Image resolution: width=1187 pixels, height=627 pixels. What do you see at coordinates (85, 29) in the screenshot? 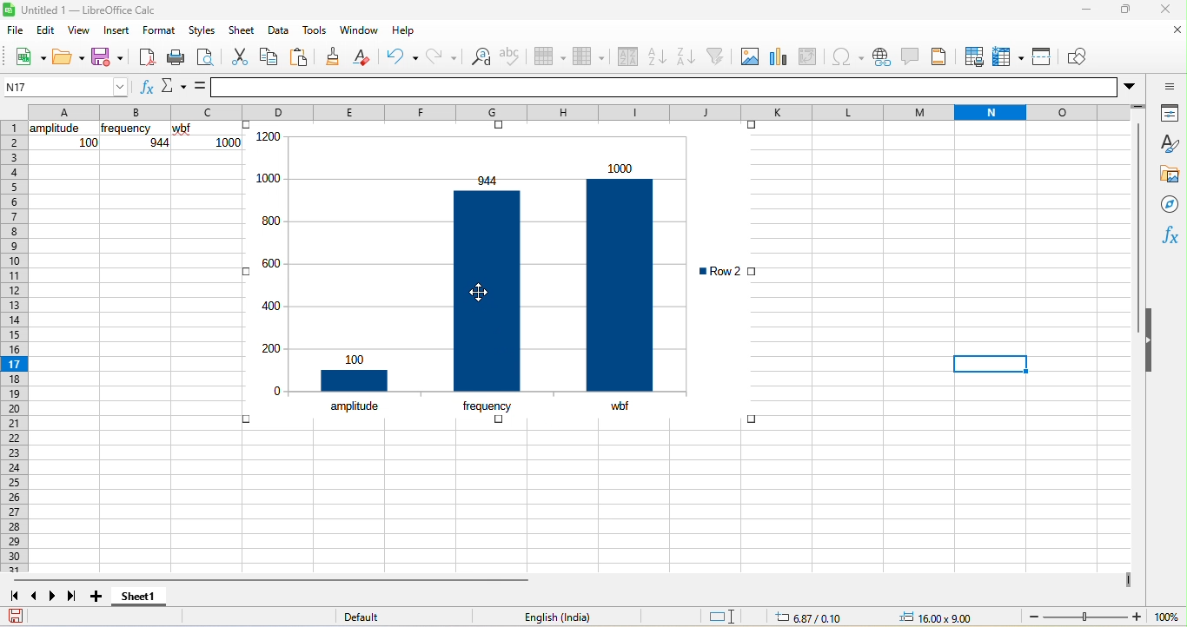
I see `view` at bounding box center [85, 29].